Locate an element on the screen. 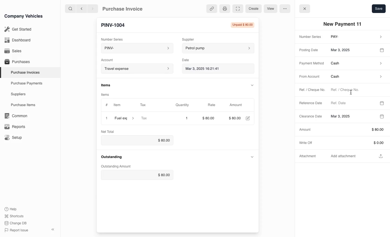 Image resolution: width=390 pixels, height=237 pixels. Attachment is located at coordinates (308, 157).